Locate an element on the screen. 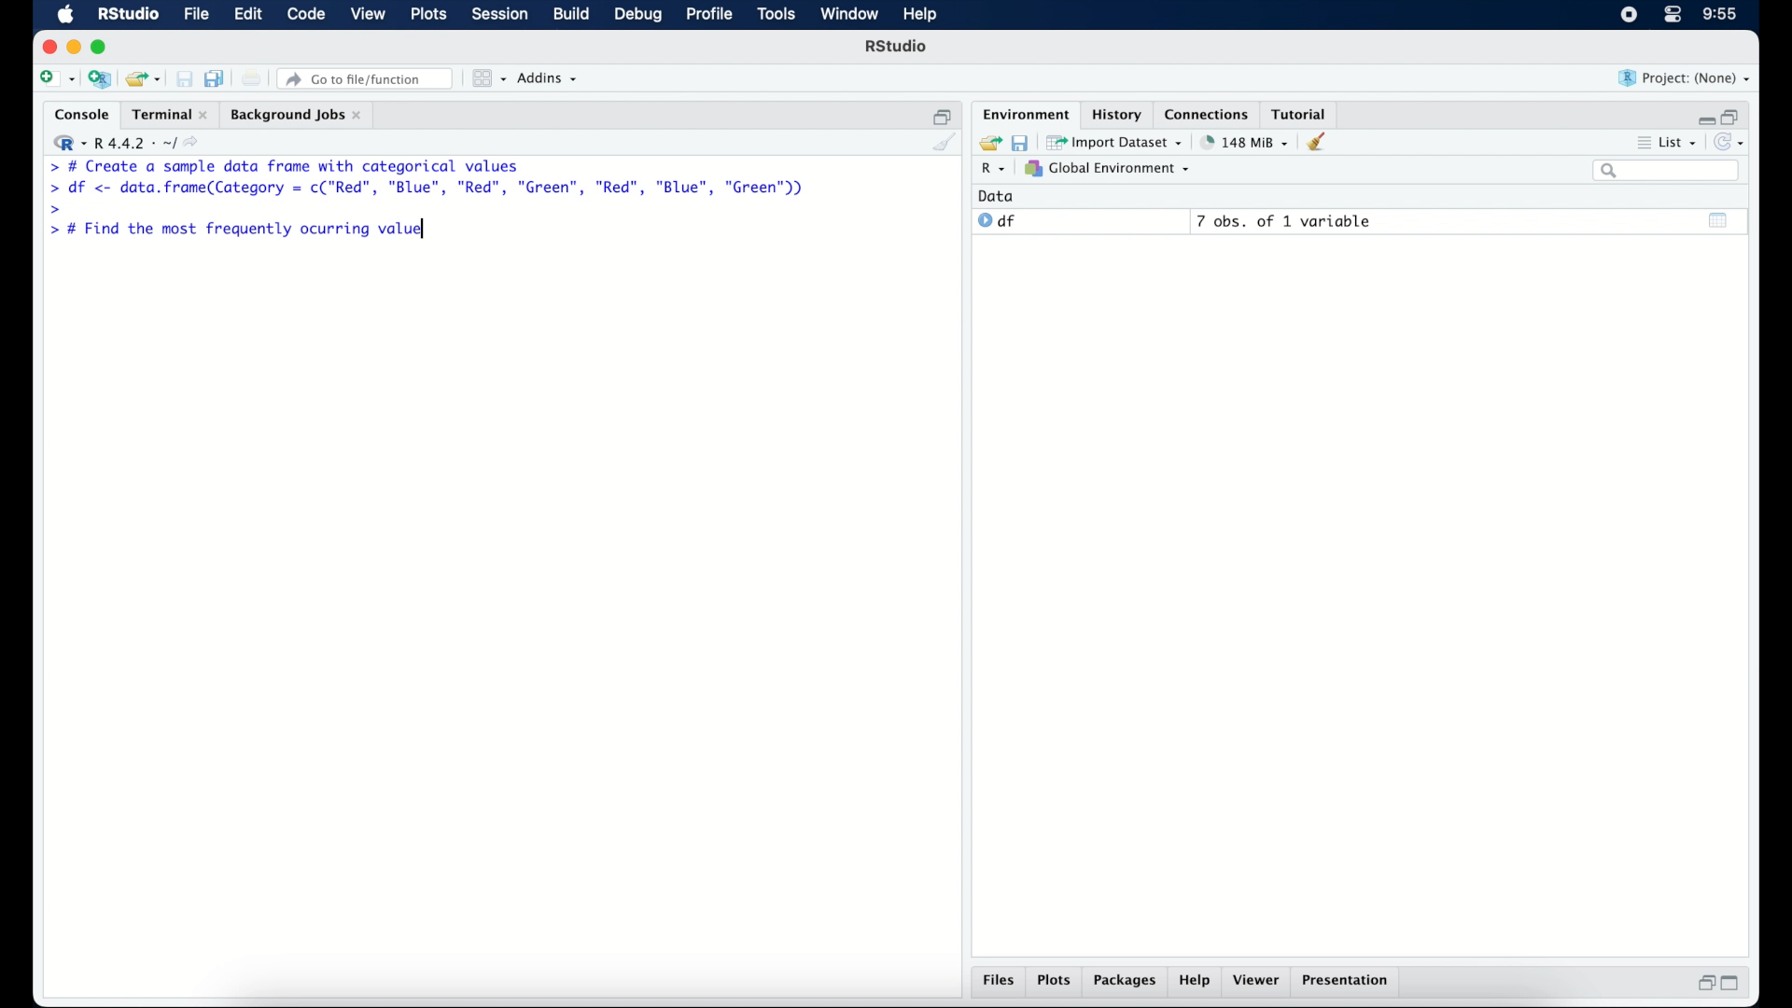 This screenshot has height=1008, width=1792. edit is located at coordinates (248, 15).